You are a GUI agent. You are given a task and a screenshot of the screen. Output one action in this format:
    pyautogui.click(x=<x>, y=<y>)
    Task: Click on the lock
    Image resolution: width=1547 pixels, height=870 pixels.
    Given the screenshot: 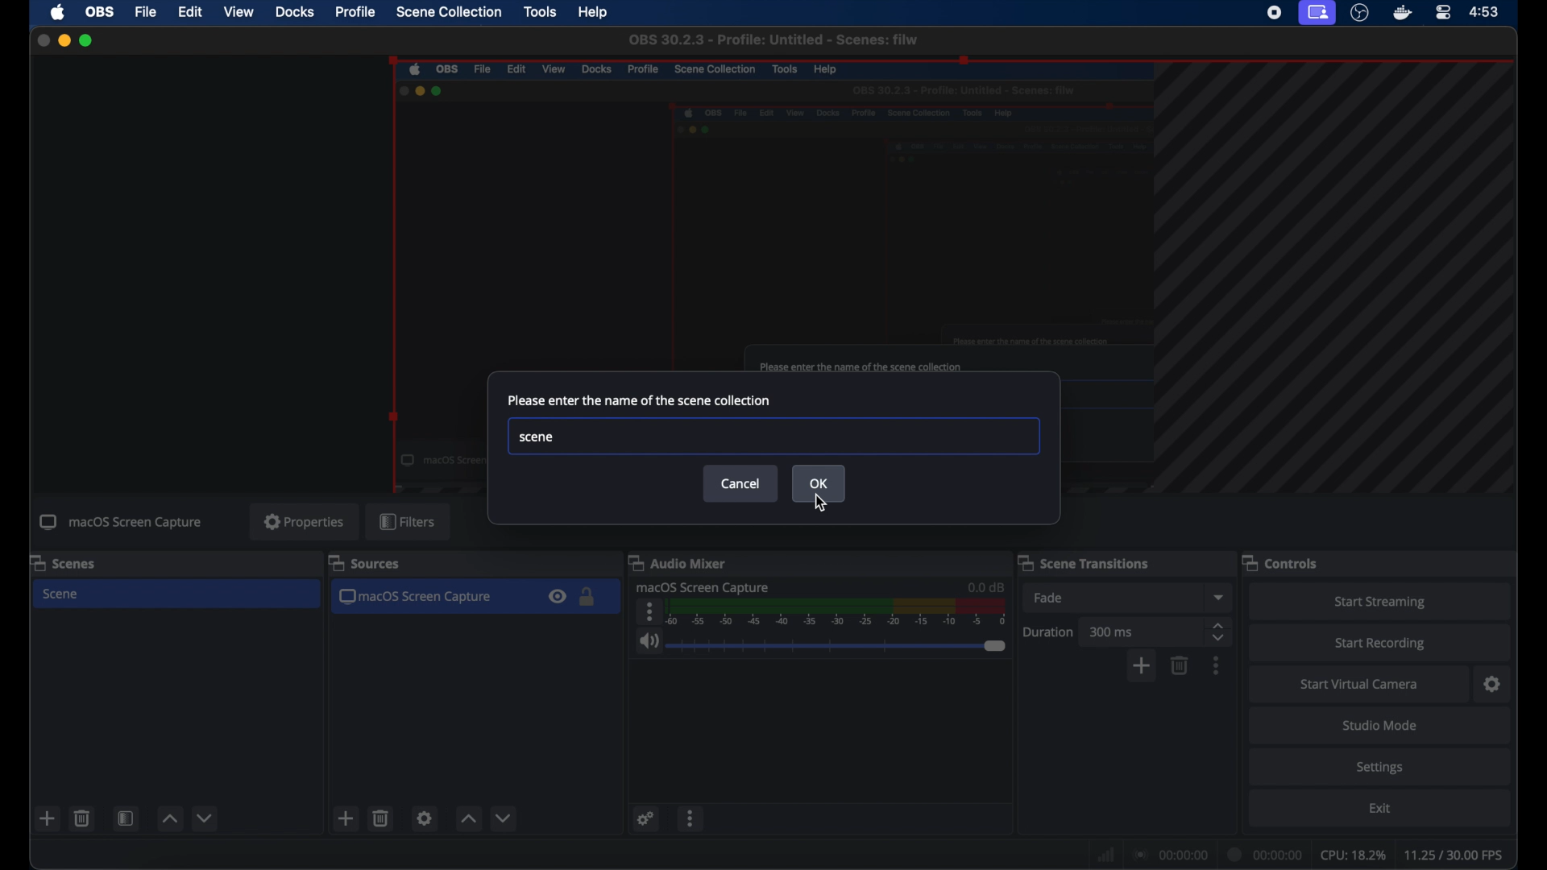 What is the action you would take?
    pyautogui.click(x=588, y=598)
    